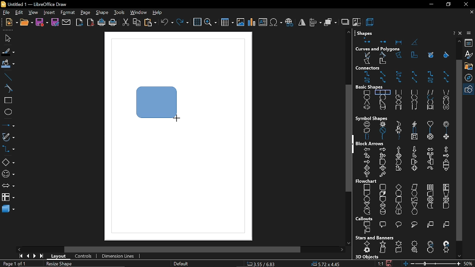 The width and height of the screenshot is (475, 267). I want to click on zoom, so click(210, 23).